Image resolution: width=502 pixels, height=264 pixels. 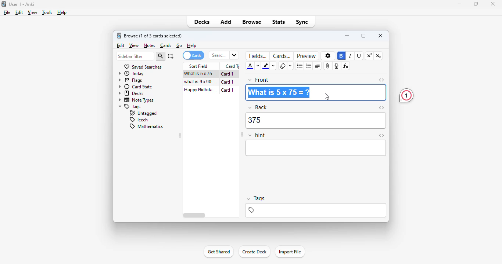 What do you see at coordinates (4, 4) in the screenshot?
I see `logo` at bounding box center [4, 4].